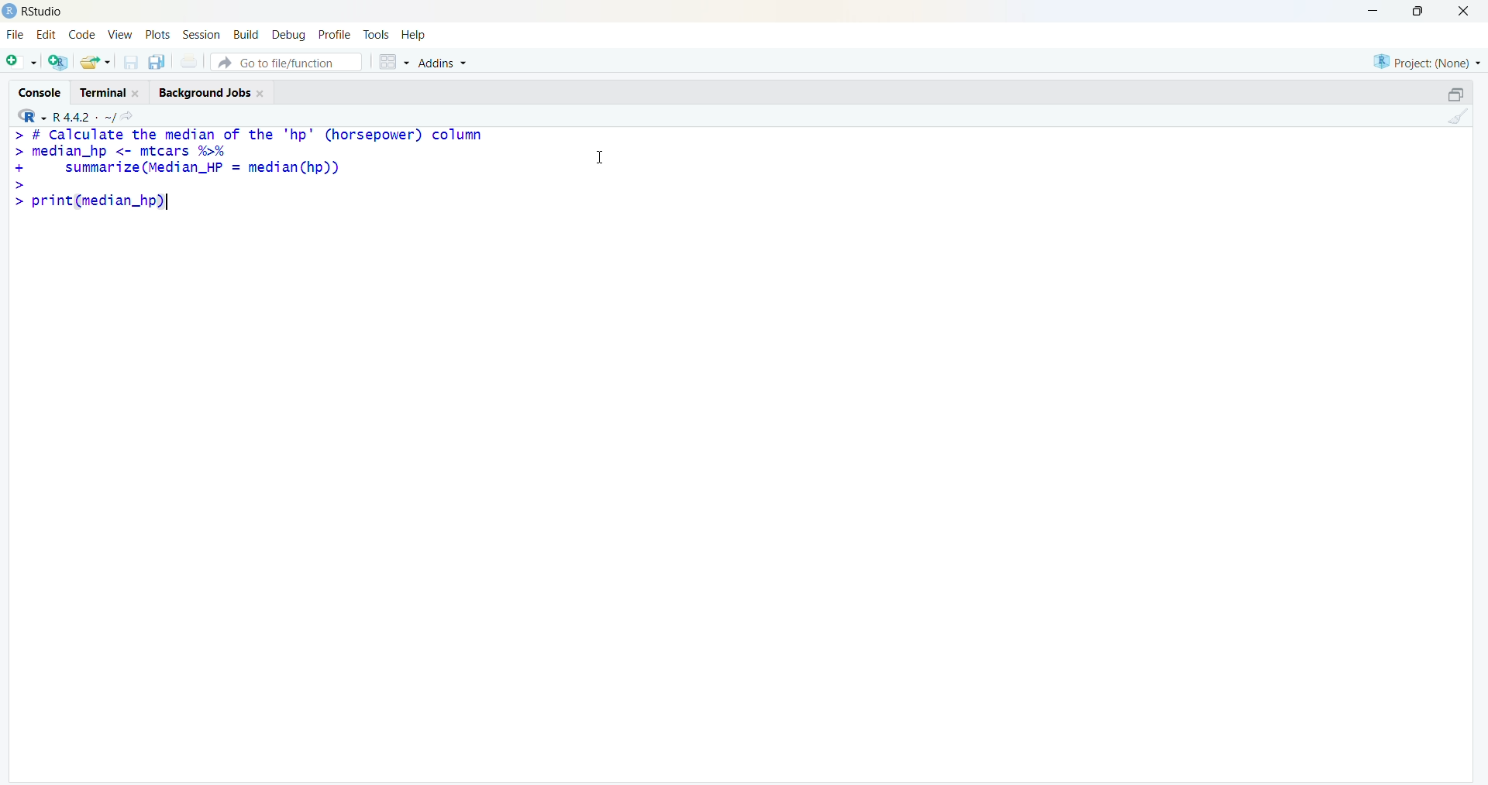 Image resolution: width=1488 pixels, height=785 pixels. Describe the element at coordinates (1464, 10) in the screenshot. I see `close` at that location.